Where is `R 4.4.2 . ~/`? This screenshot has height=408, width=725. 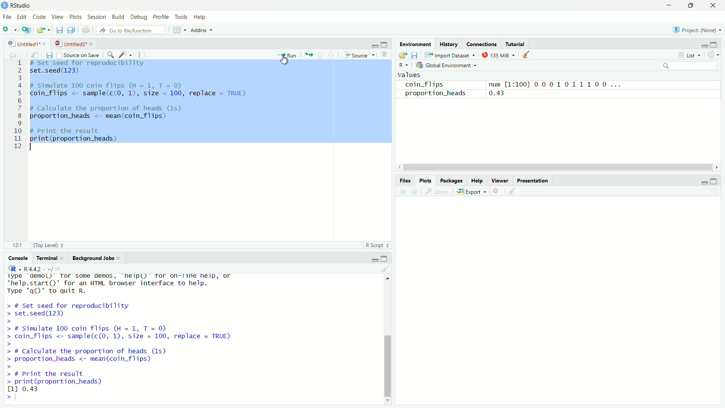 R 4.4.2 . ~/ is located at coordinates (40, 269).